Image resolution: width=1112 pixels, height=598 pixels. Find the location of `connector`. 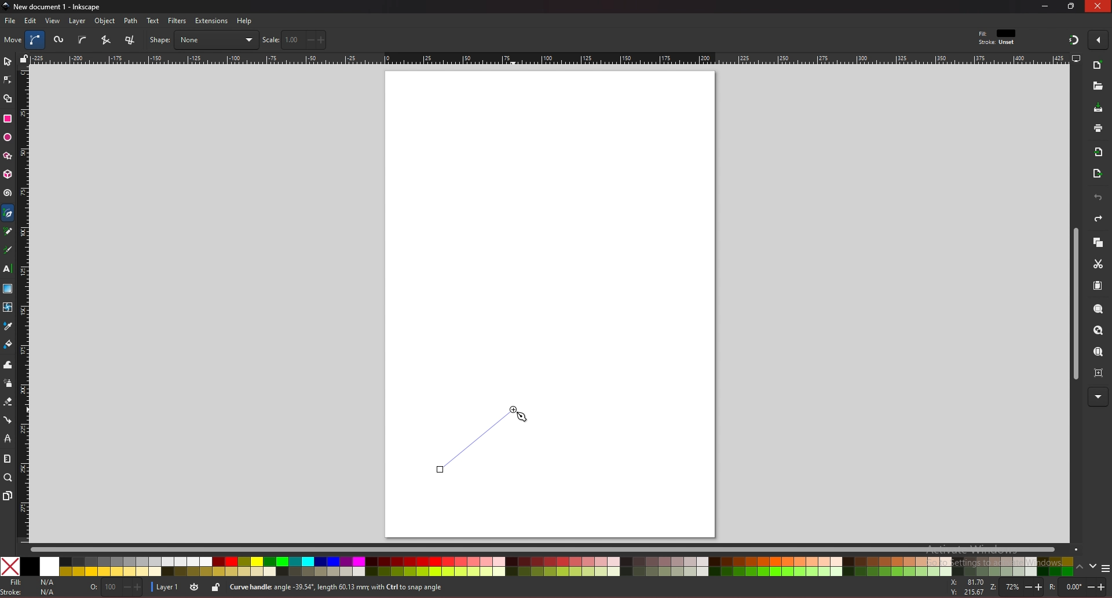

connector is located at coordinates (8, 420).